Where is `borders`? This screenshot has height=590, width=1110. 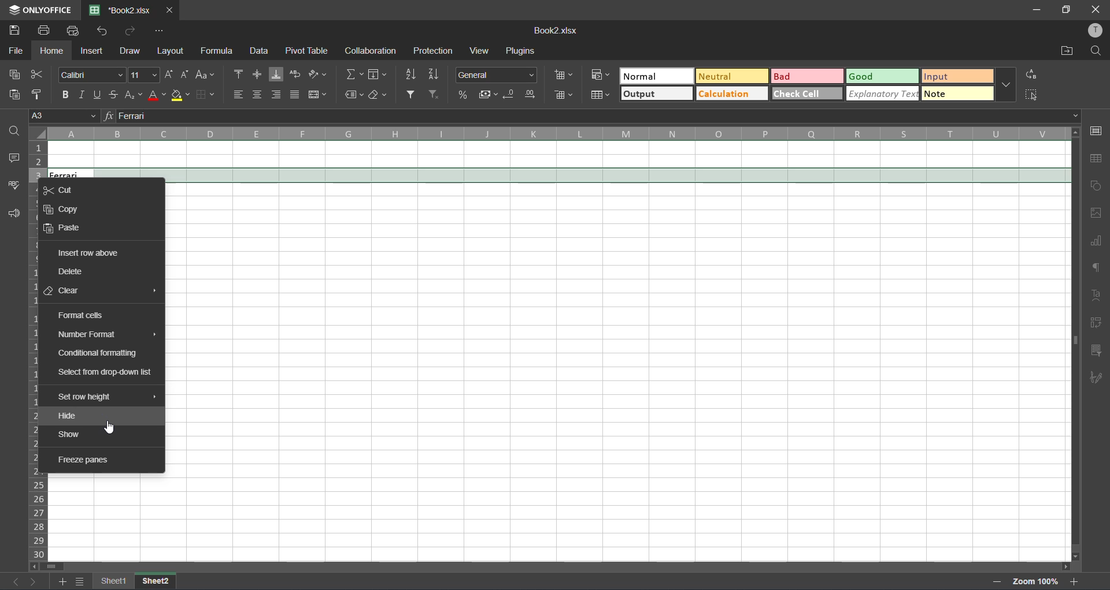
borders is located at coordinates (216, 94).